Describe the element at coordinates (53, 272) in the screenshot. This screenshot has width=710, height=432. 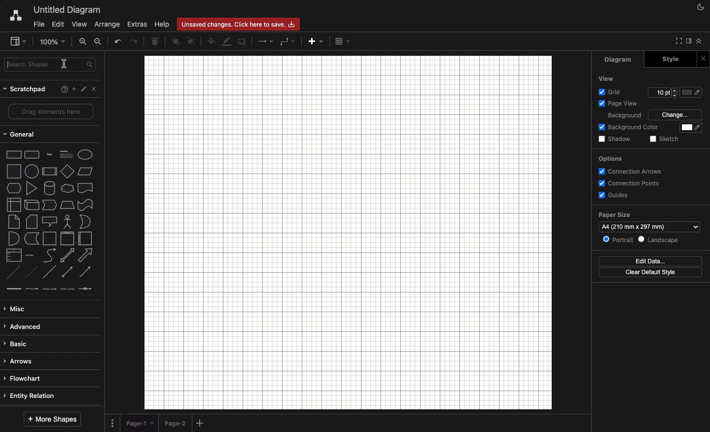
I see `type of arrow` at that location.